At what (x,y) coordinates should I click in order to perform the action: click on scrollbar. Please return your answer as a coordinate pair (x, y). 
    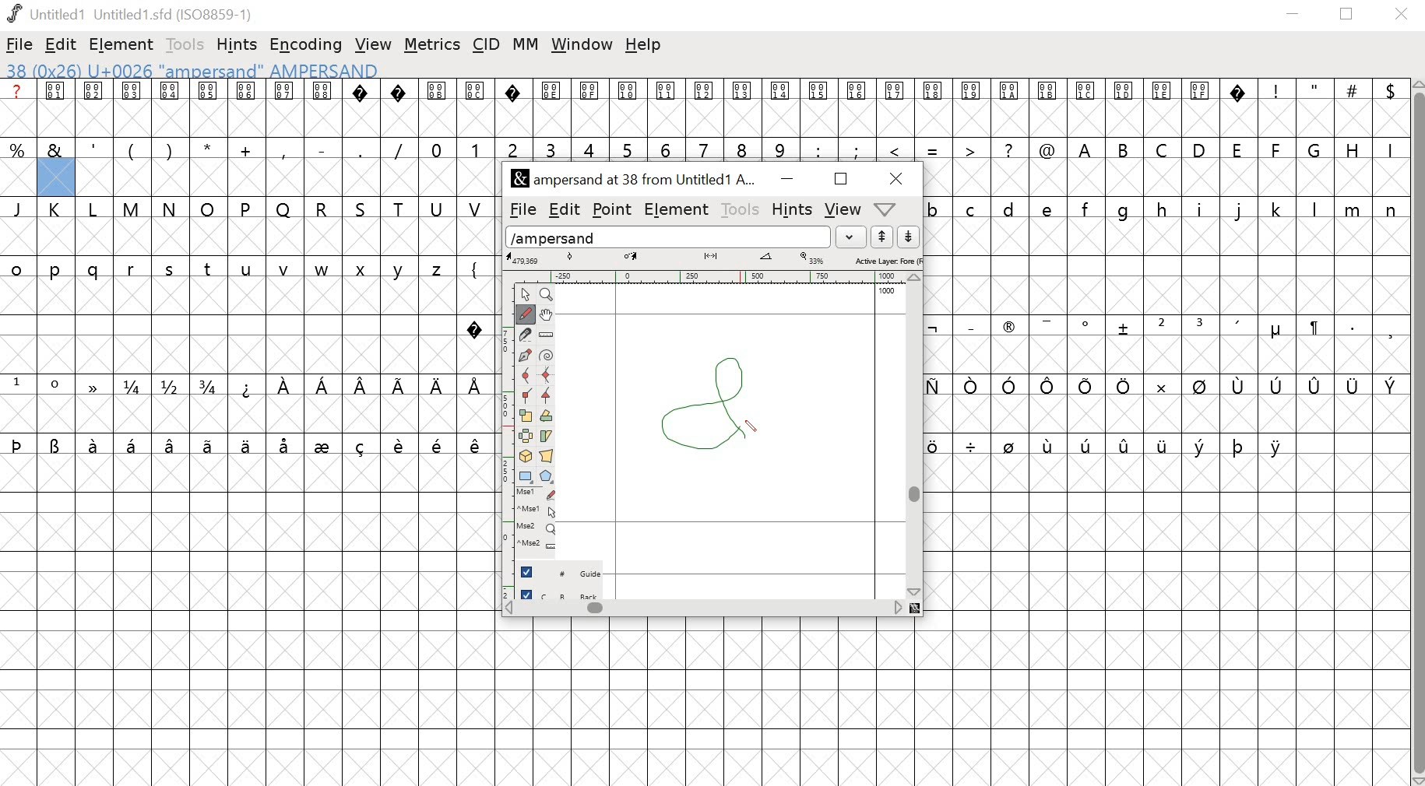
    Looking at the image, I should click on (917, 435).